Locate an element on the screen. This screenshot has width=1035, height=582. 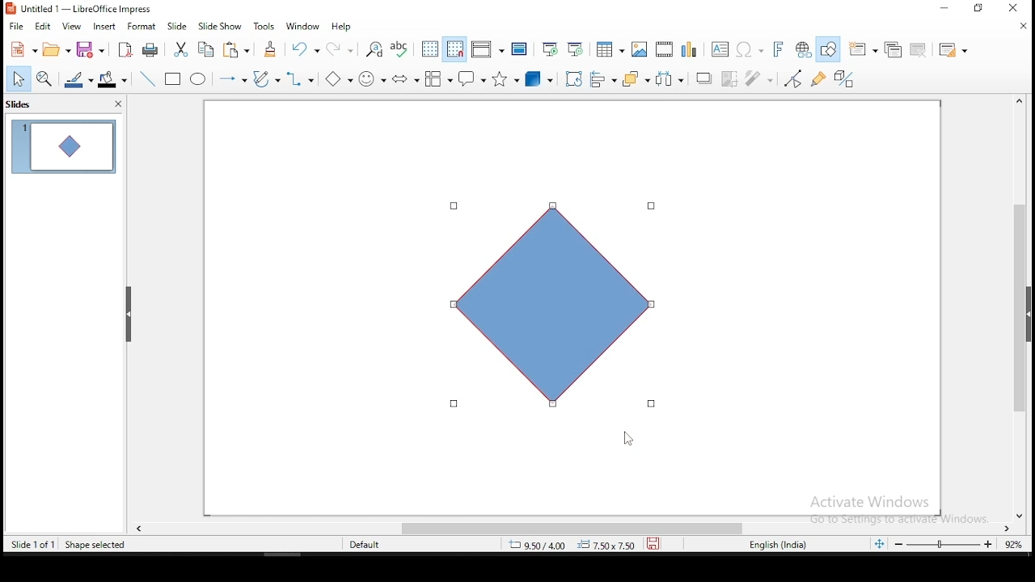
92% is located at coordinates (1017, 544).